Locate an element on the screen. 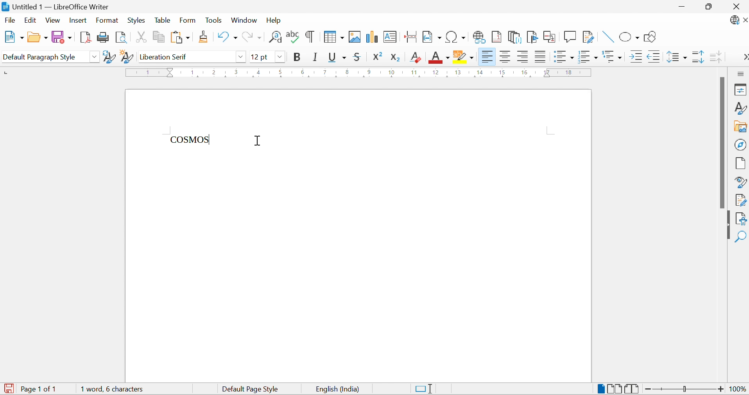 This screenshot has height=395, width=749. Show Track Changes Functions is located at coordinates (590, 38).